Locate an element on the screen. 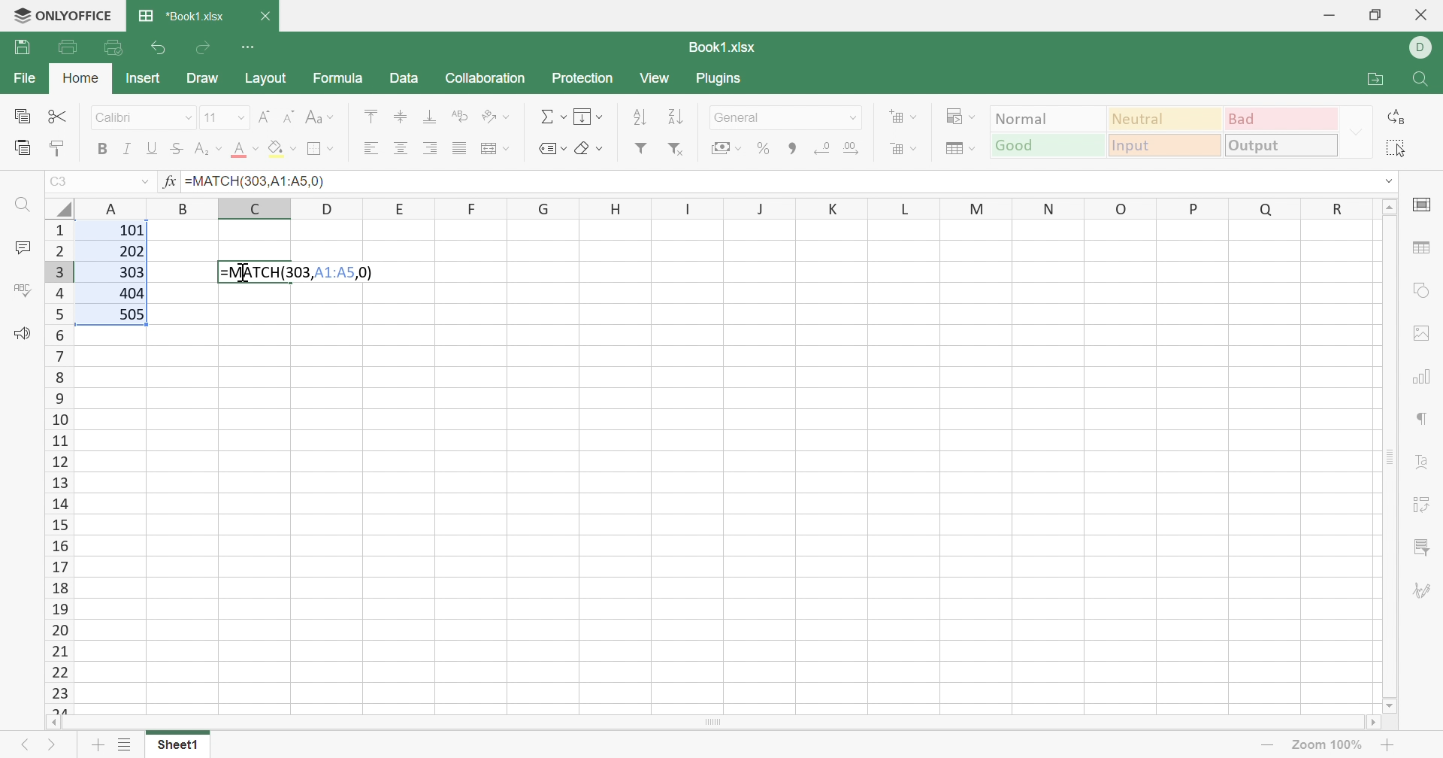 The height and width of the screenshot is (758, 1443). Home is located at coordinates (83, 80).